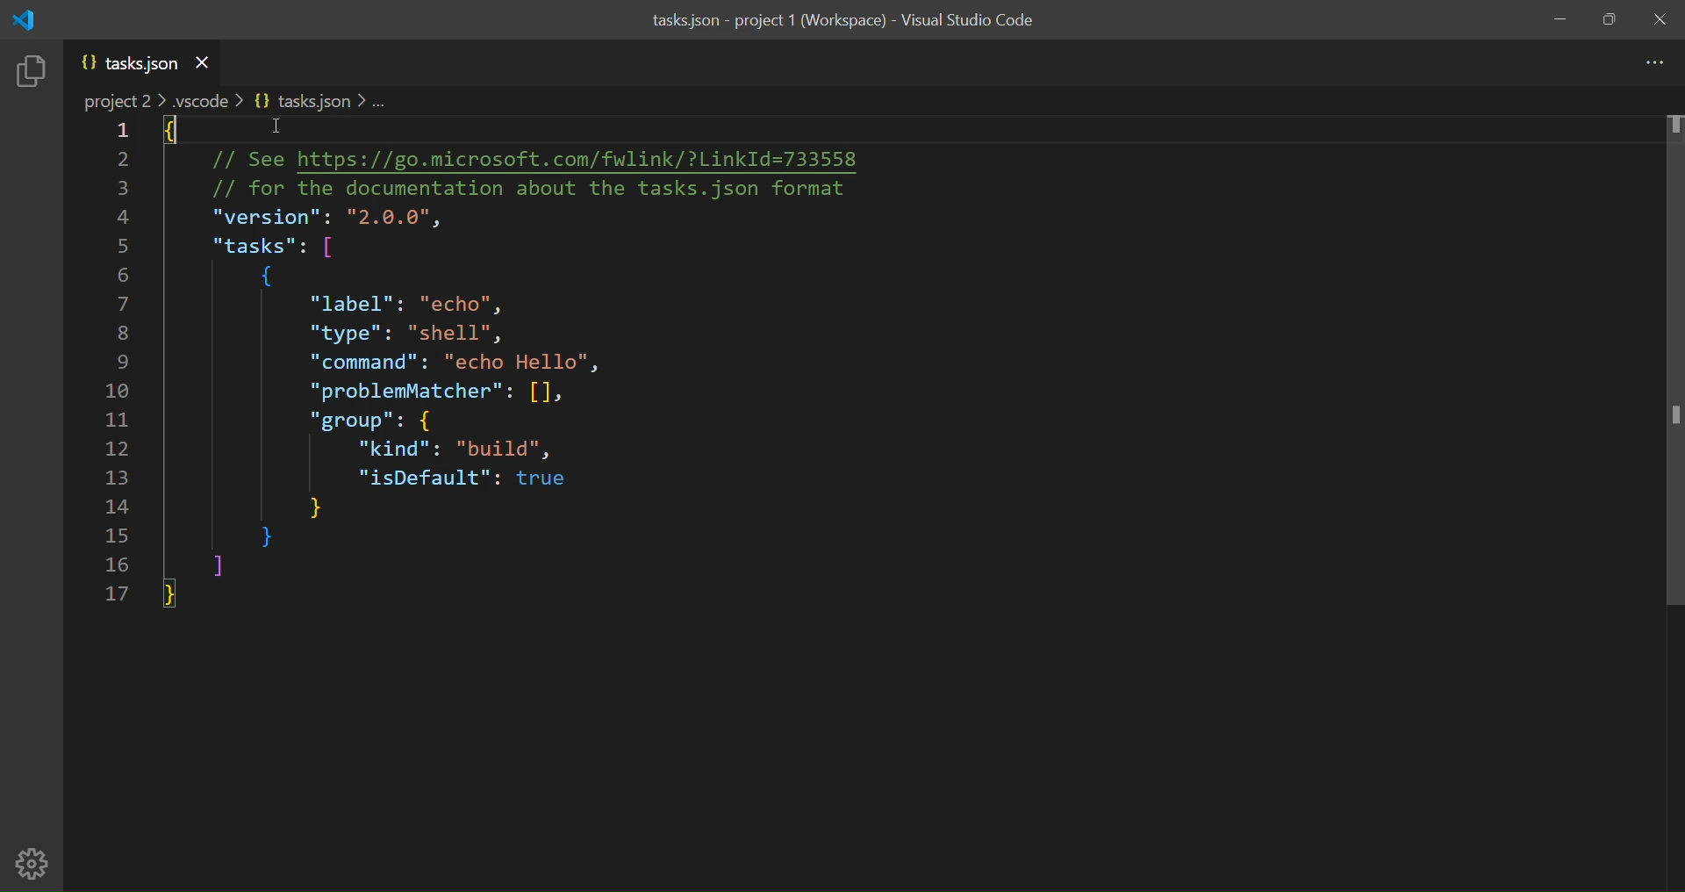  What do you see at coordinates (274, 131) in the screenshot?
I see `cursor` at bounding box center [274, 131].